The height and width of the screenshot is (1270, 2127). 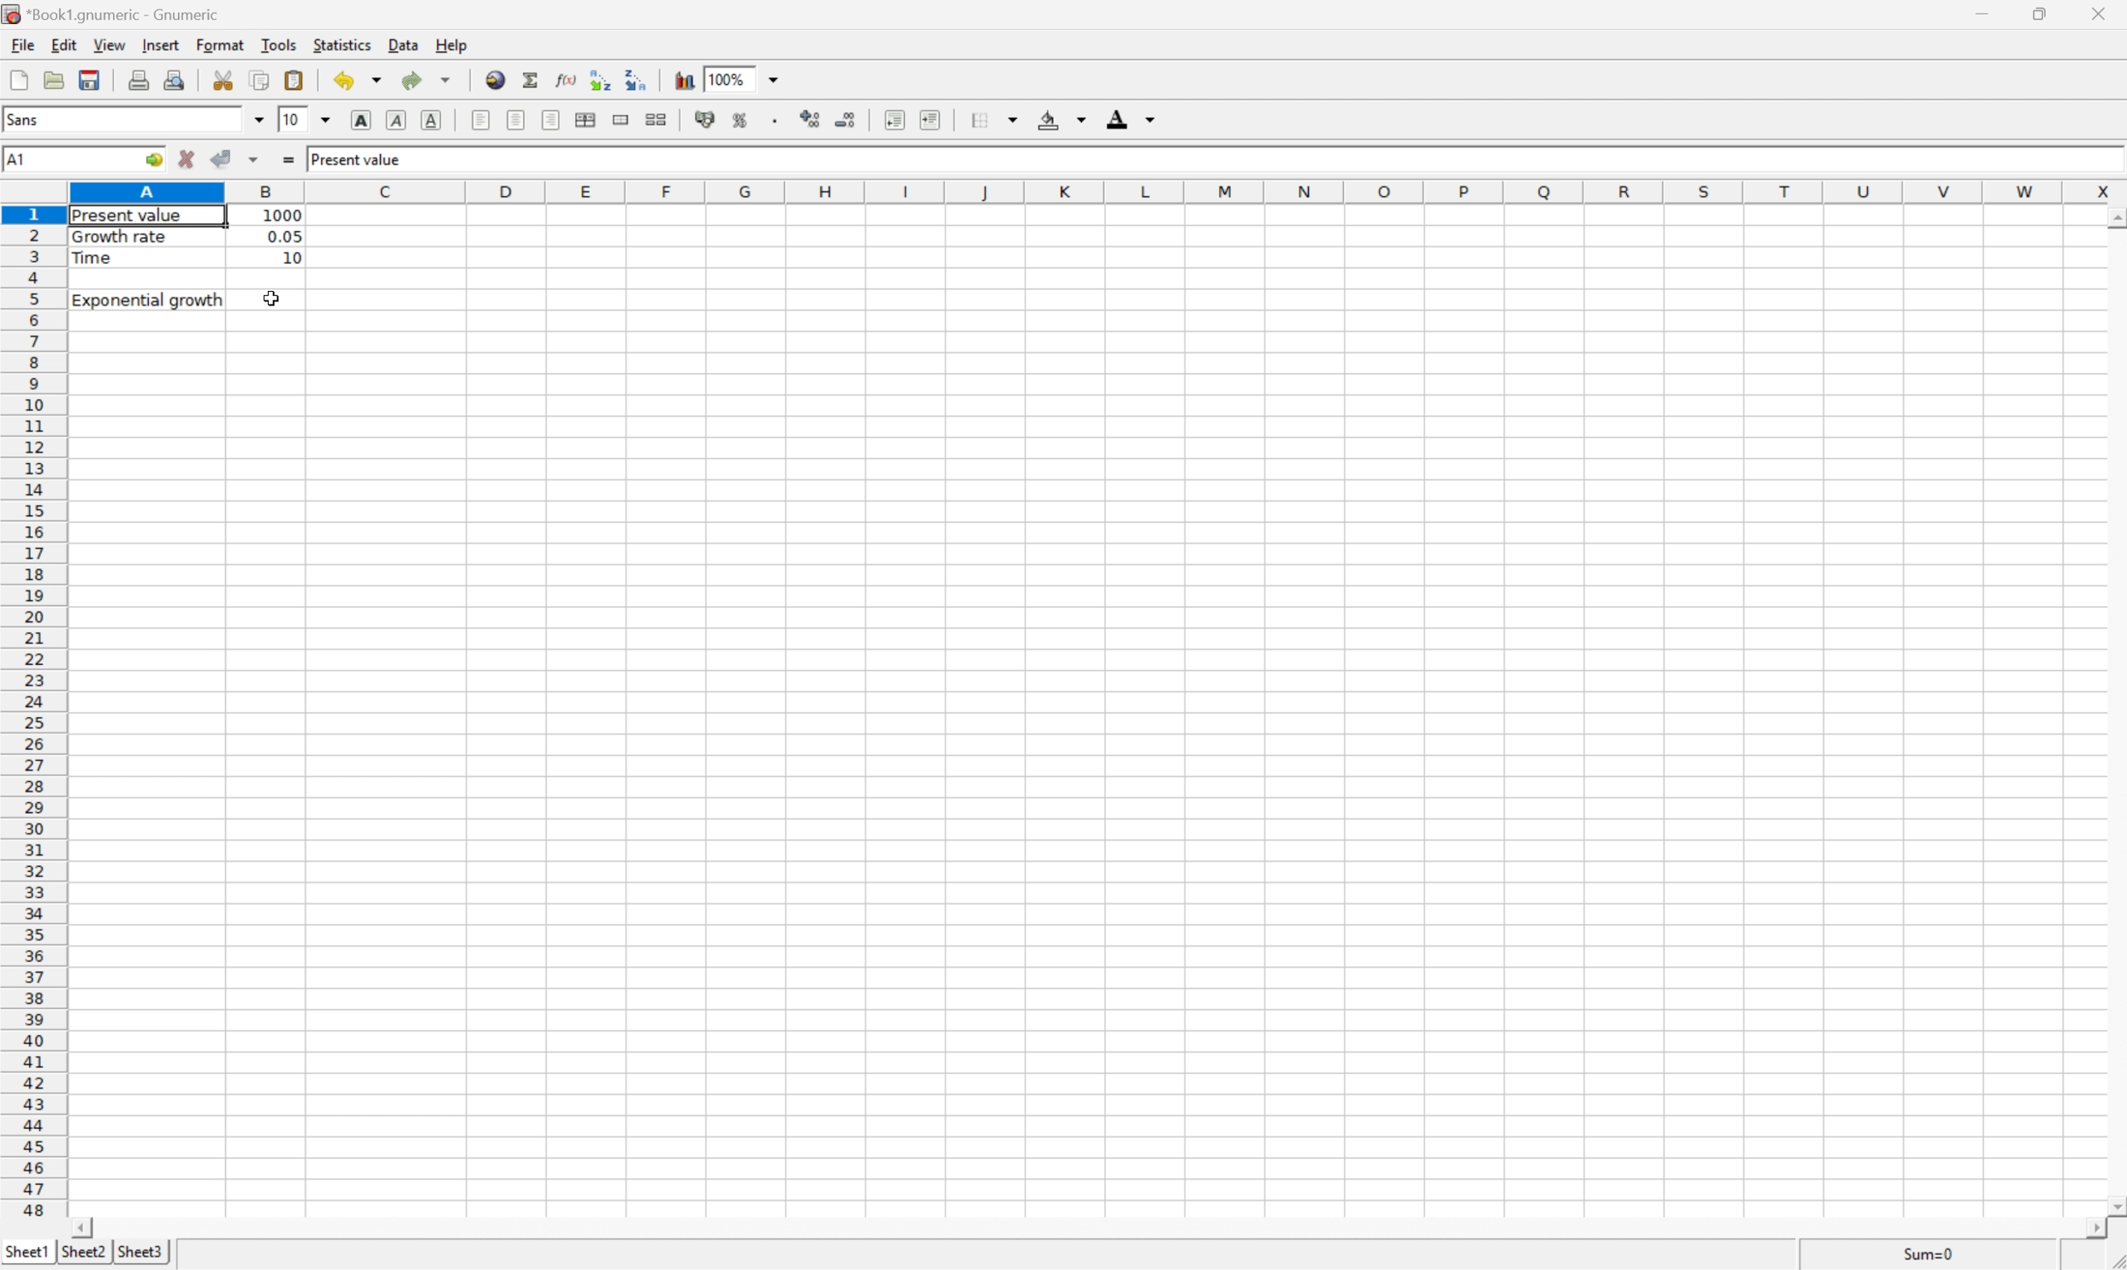 I want to click on Growth rate, so click(x=122, y=236).